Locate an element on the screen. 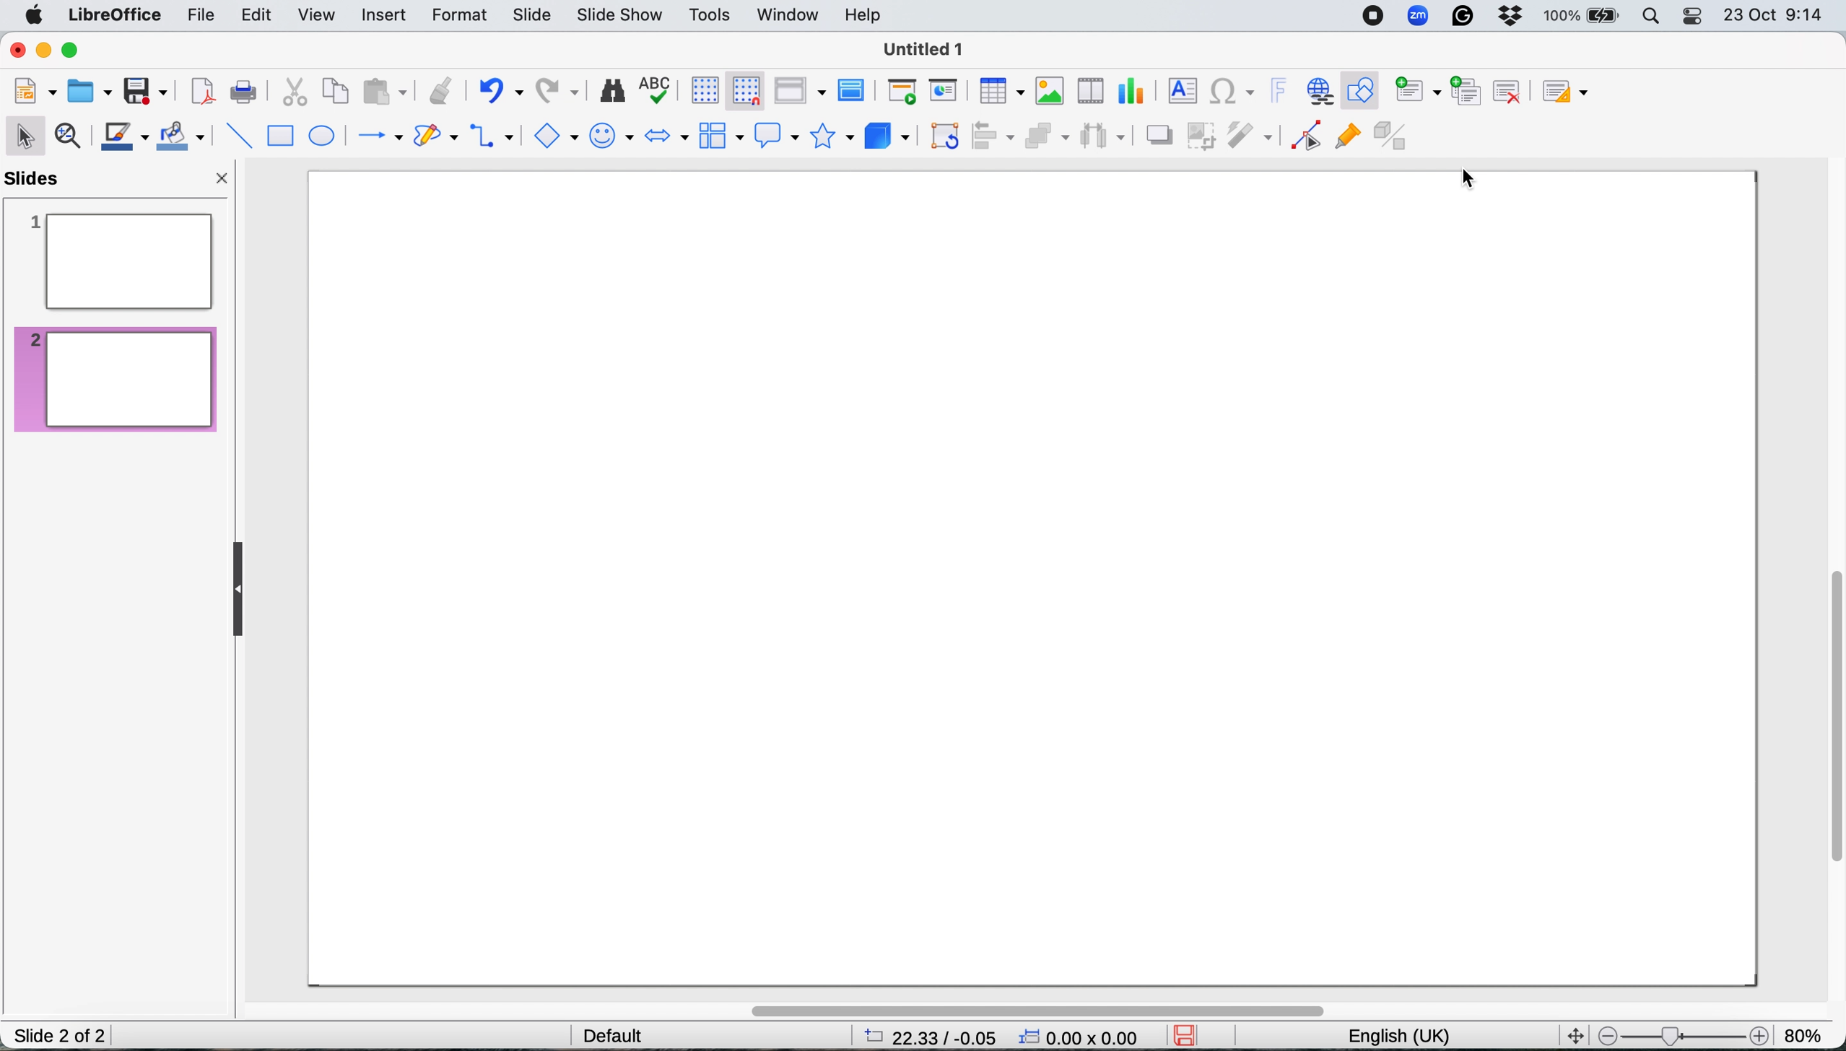 The width and height of the screenshot is (1846, 1051). insert is located at coordinates (385, 14).